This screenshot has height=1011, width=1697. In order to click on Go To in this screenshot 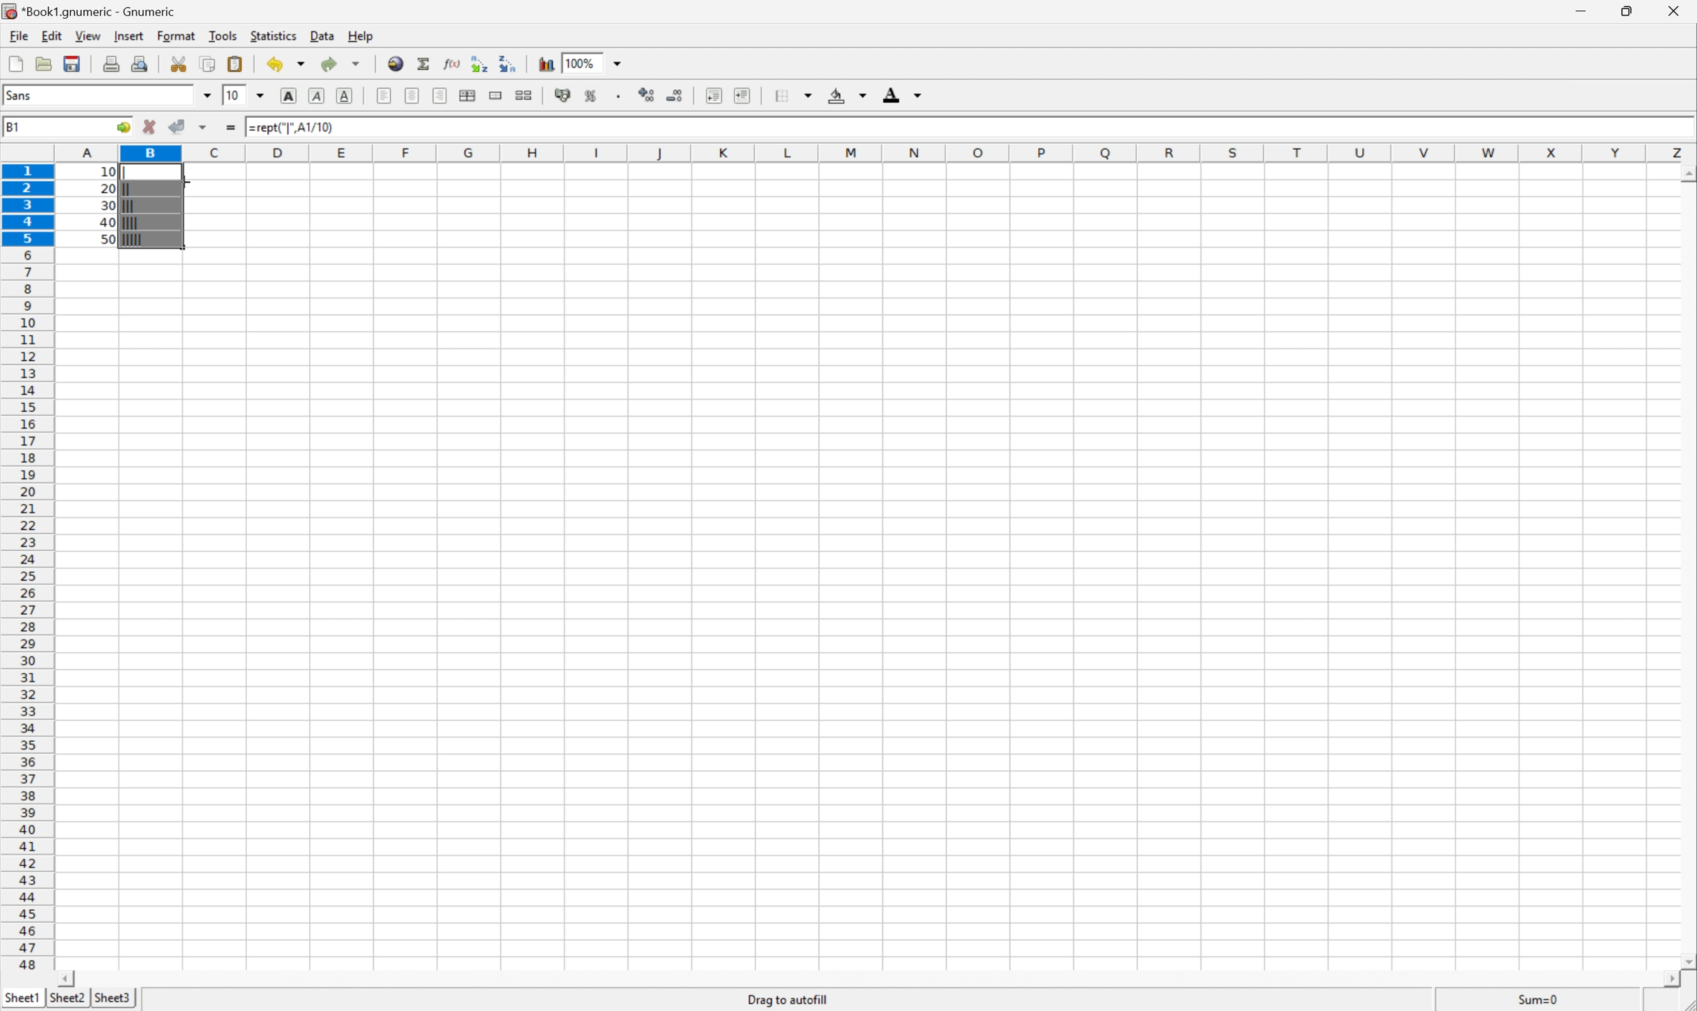, I will do `click(122, 128)`.